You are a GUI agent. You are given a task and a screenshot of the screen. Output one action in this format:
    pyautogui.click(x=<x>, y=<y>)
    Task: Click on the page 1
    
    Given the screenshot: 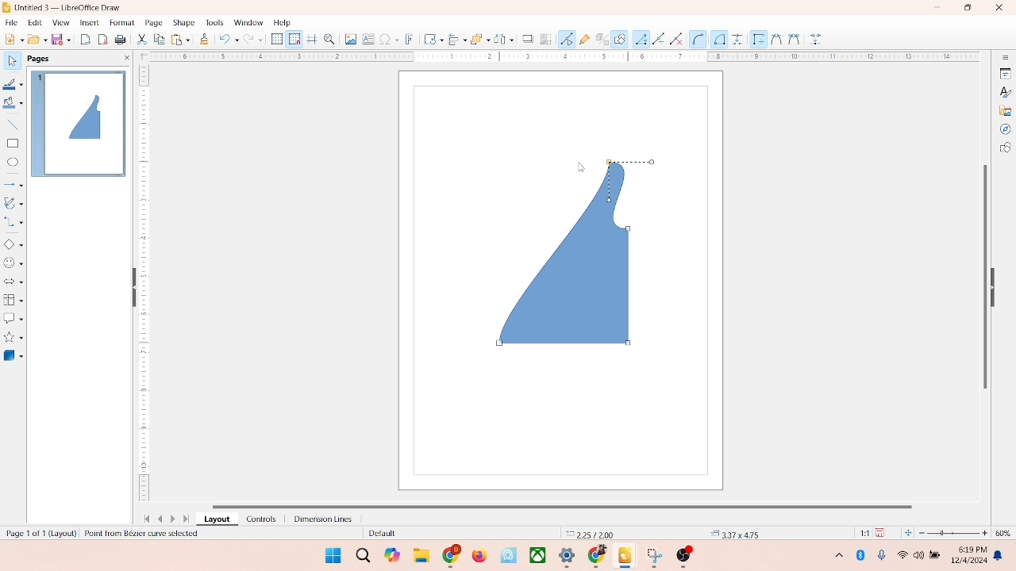 What is the action you would take?
    pyautogui.click(x=79, y=123)
    